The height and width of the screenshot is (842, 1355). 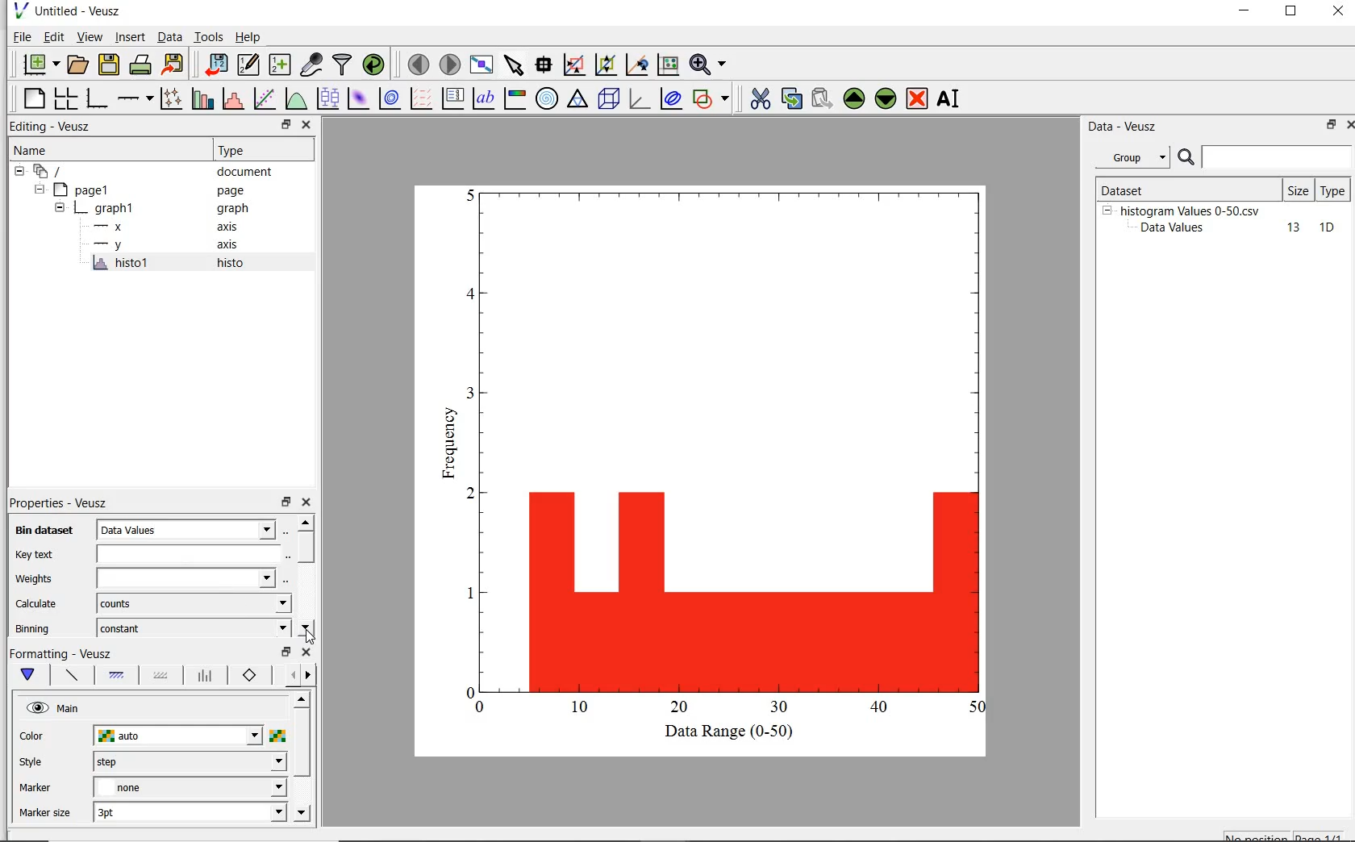 I want to click on move to previous page, so click(x=418, y=65).